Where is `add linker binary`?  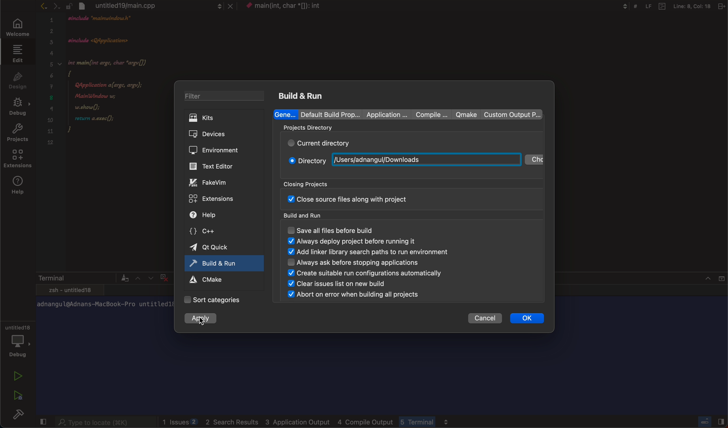 add linker binary is located at coordinates (365, 253).